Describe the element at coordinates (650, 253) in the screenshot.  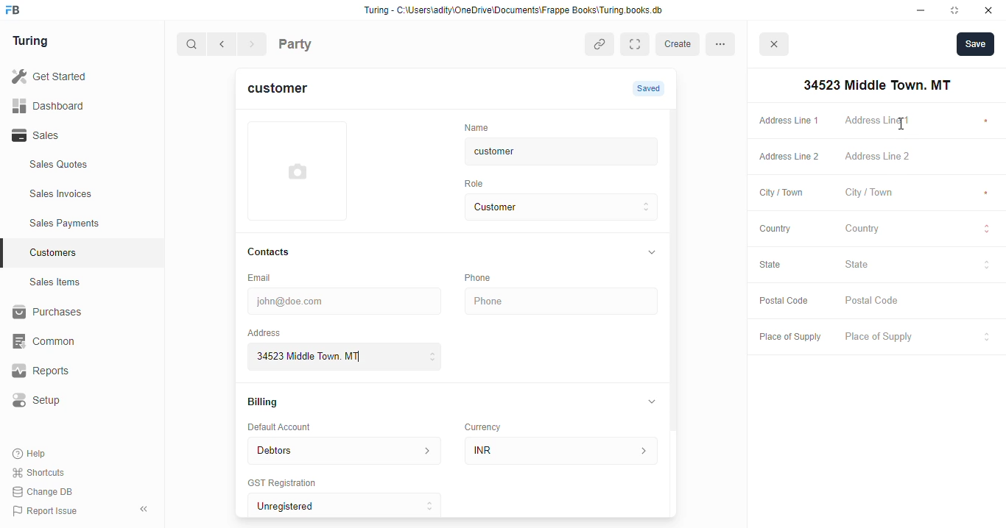
I see `collapse` at that location.